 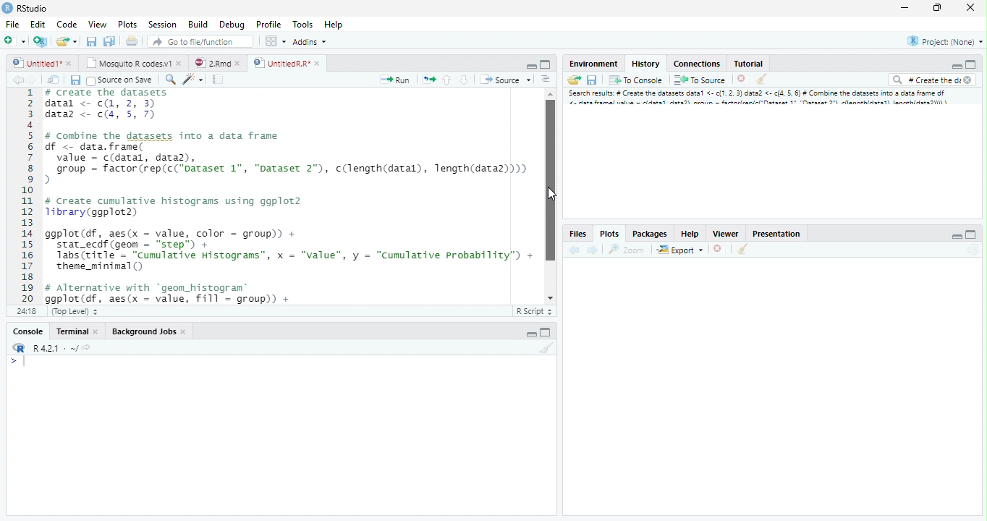 I want to click on Help, so click(x=690, y=233).